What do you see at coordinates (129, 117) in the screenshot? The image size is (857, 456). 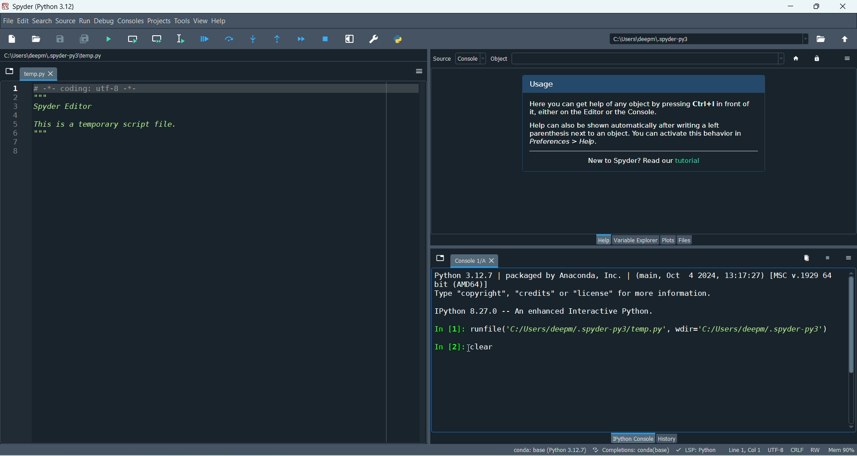 I see `script file` at bounding box center [129, 117].